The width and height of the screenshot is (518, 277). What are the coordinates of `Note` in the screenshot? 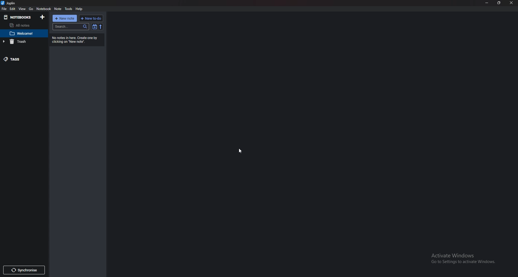 It's located at (58, 9).